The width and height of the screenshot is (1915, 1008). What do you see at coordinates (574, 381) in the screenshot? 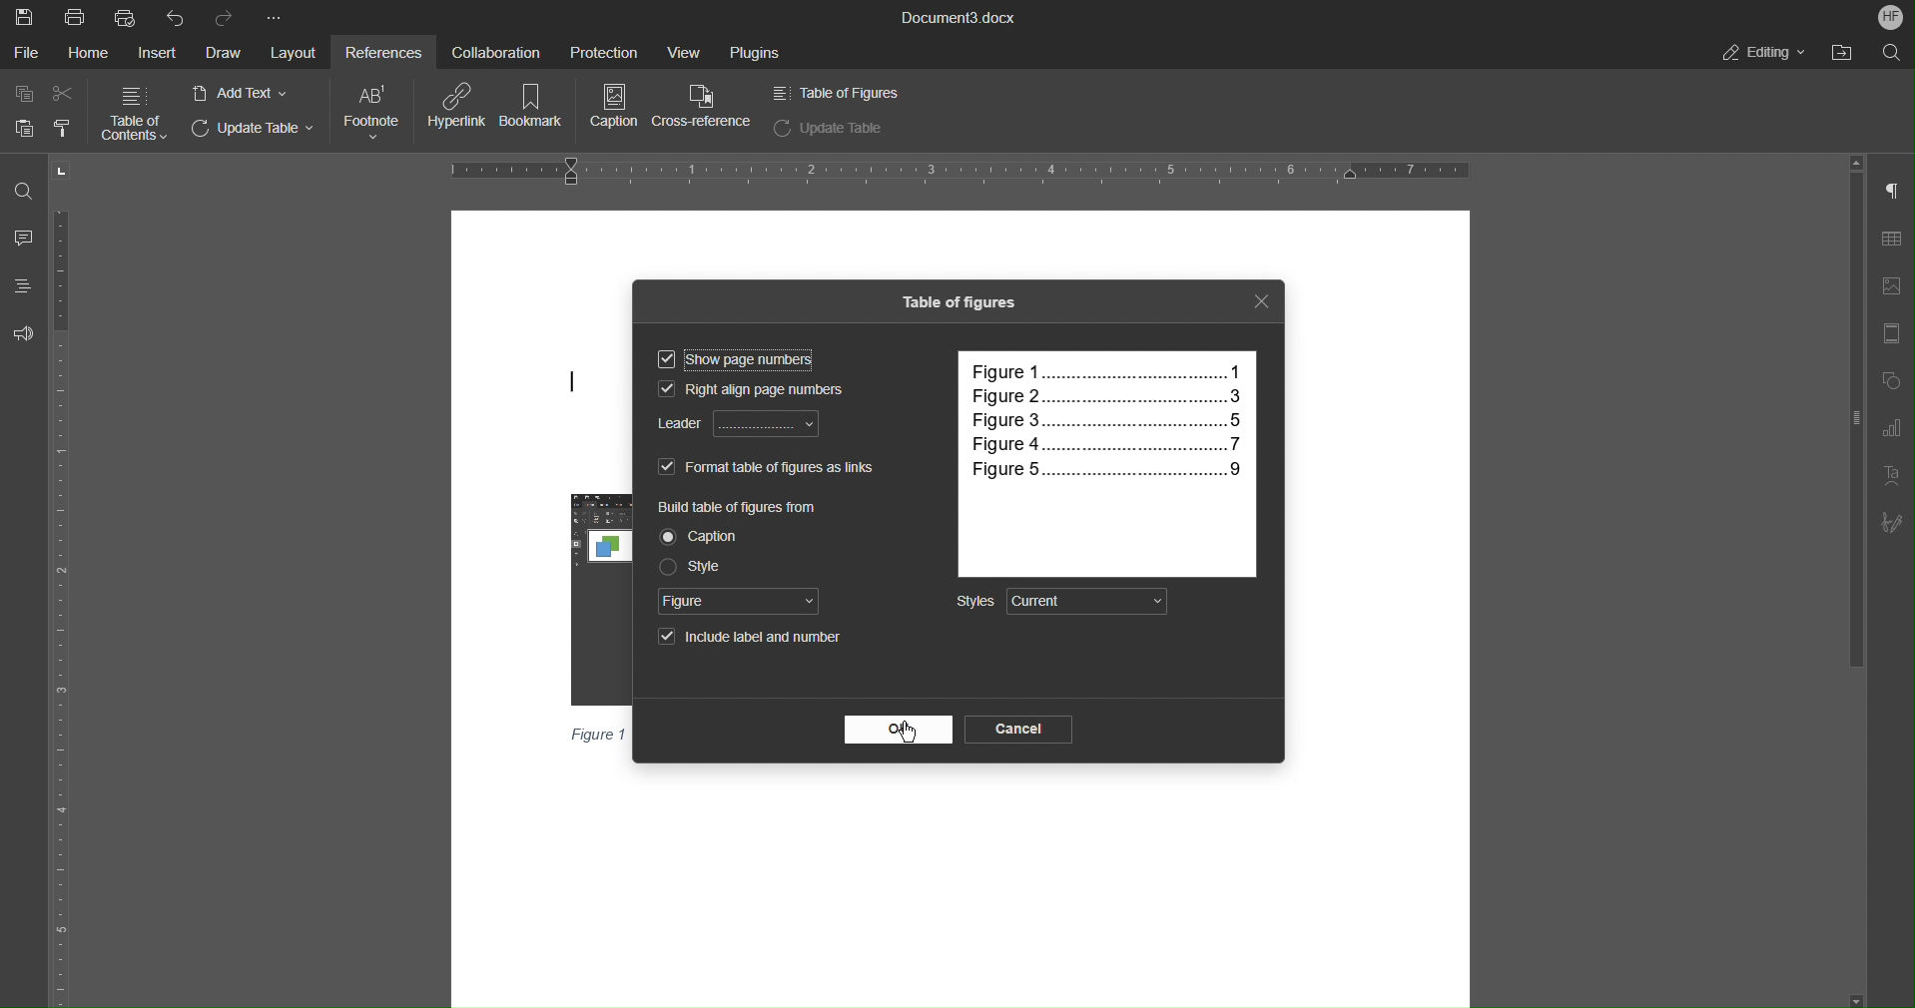
I see `text cursor` at bounding box center [574, 381].